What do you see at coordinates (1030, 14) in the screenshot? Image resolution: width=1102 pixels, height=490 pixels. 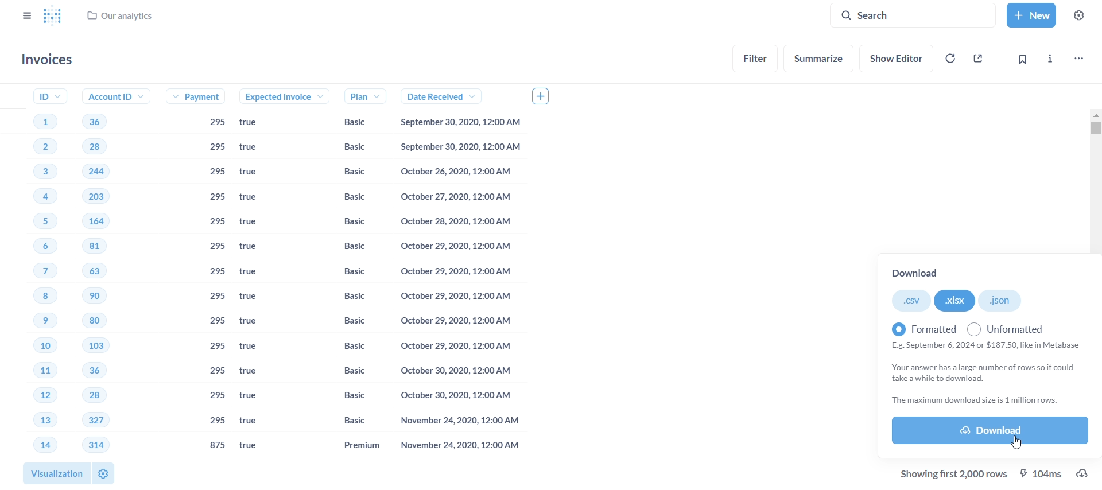 I see `new` at bounding box center [1030, 14].